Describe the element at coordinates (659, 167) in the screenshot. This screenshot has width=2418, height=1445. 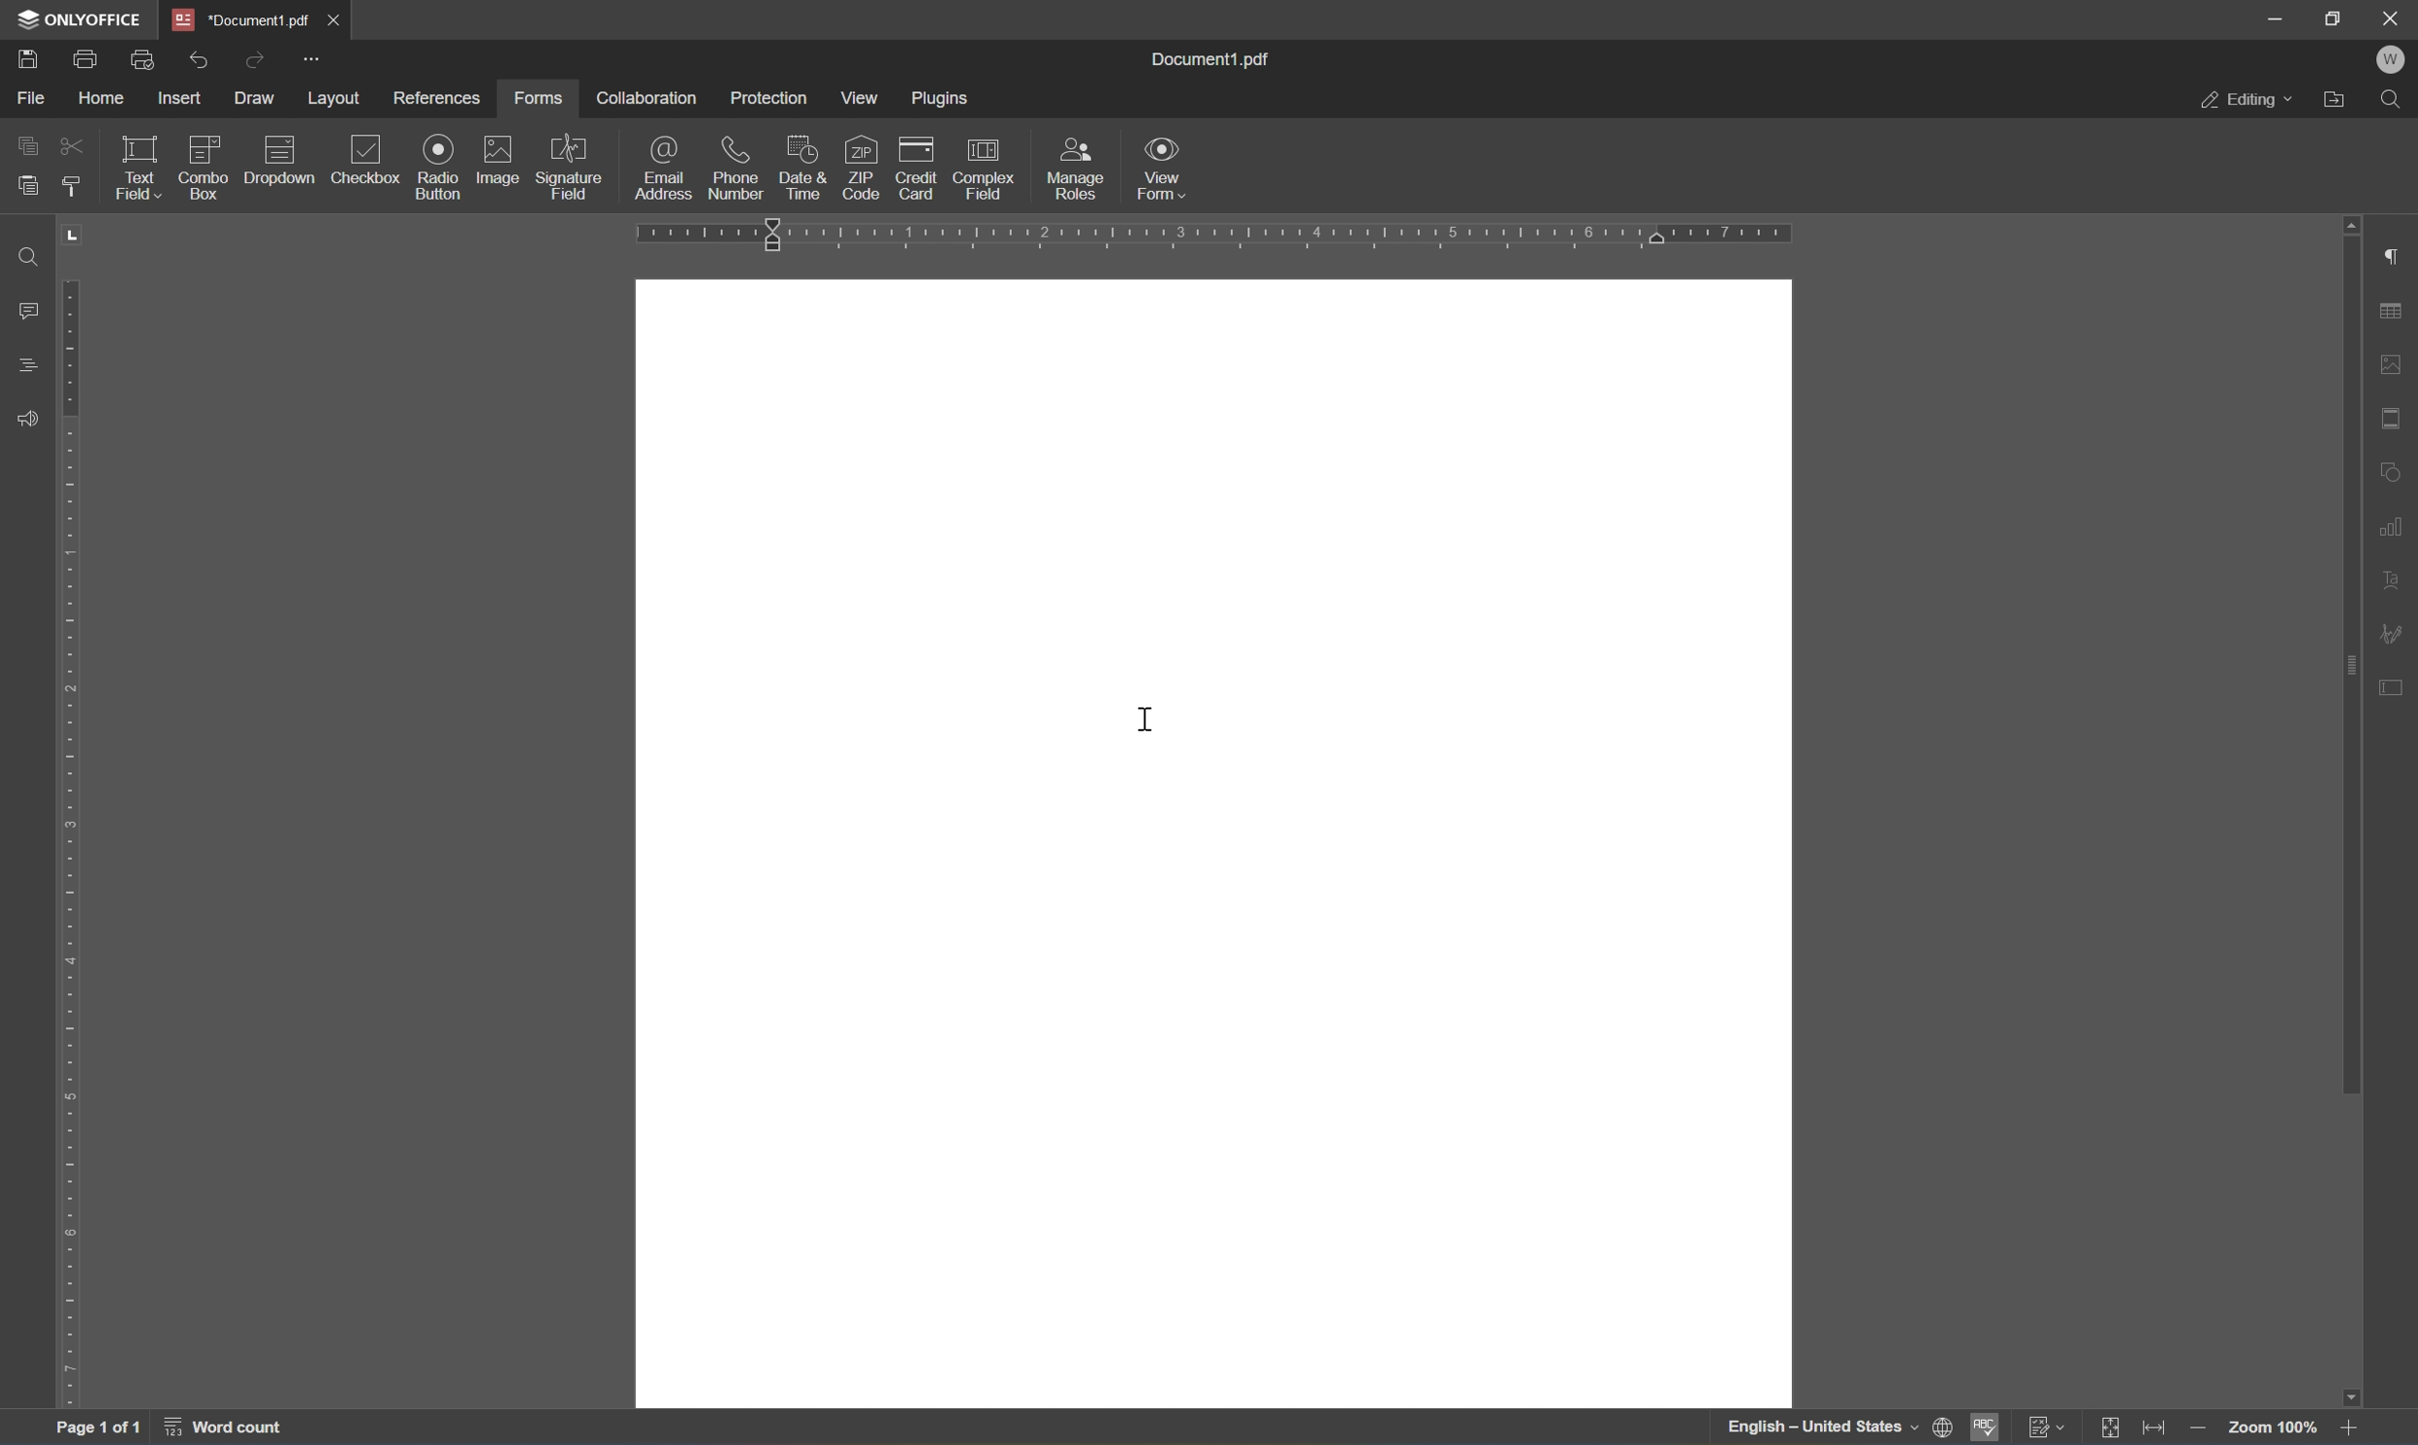
I see `email address` at that location.